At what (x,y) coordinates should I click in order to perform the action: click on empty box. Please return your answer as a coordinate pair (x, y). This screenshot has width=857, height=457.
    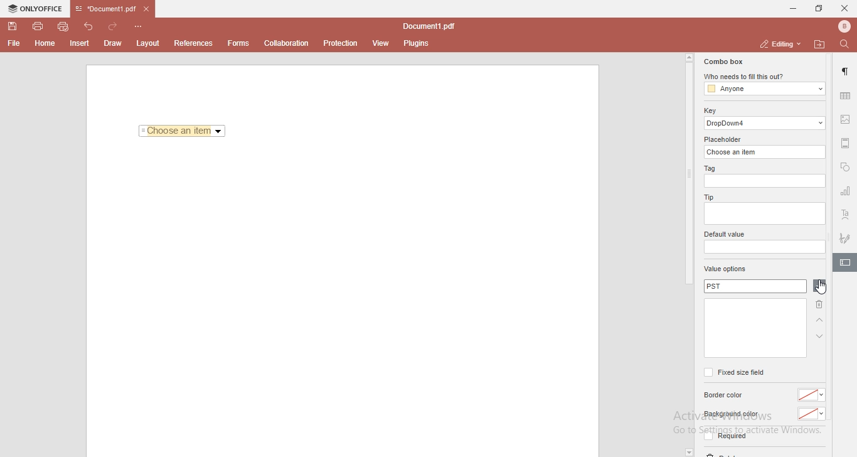
    Looking at the image, I should click on (764, 215).